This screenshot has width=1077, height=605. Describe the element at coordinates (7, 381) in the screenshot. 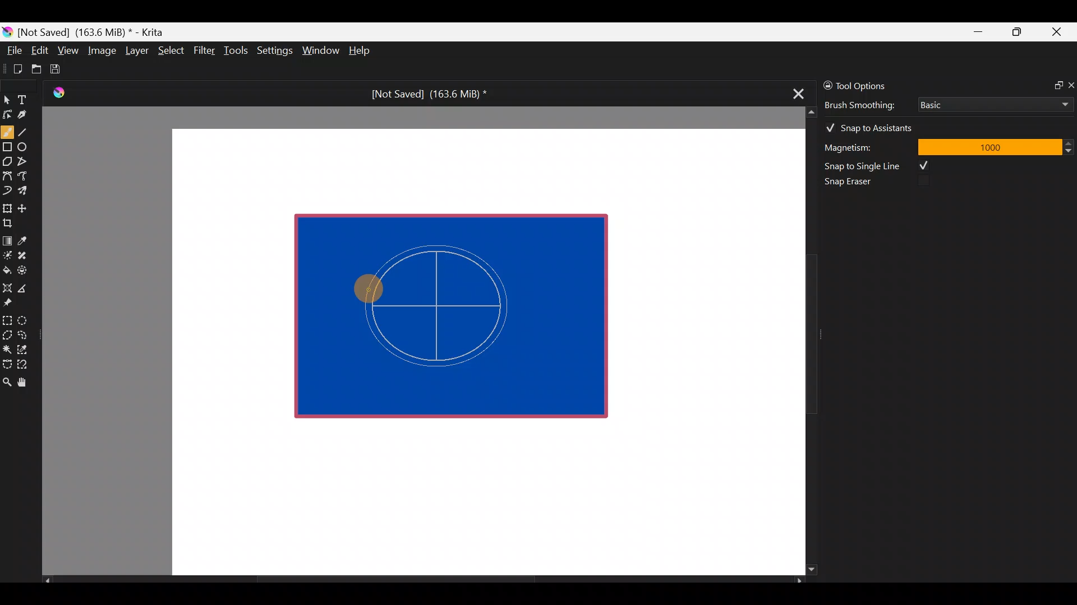

I see `Zoom tool` at that location.